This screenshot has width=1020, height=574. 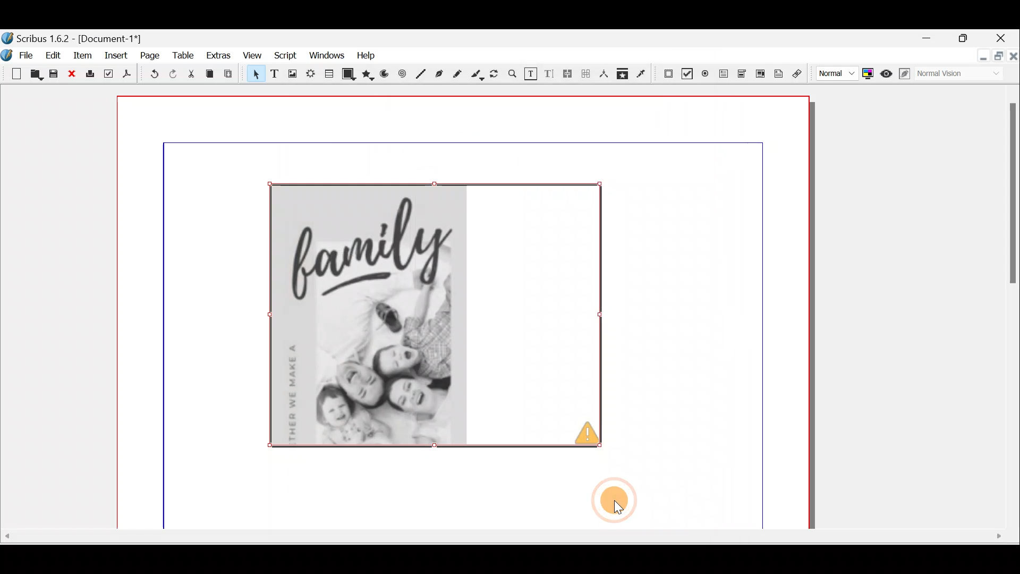 What do you see at coordinates (109, 75) in the screenshot?
I see `Preflight verifier` at bounding box center [109, 75].